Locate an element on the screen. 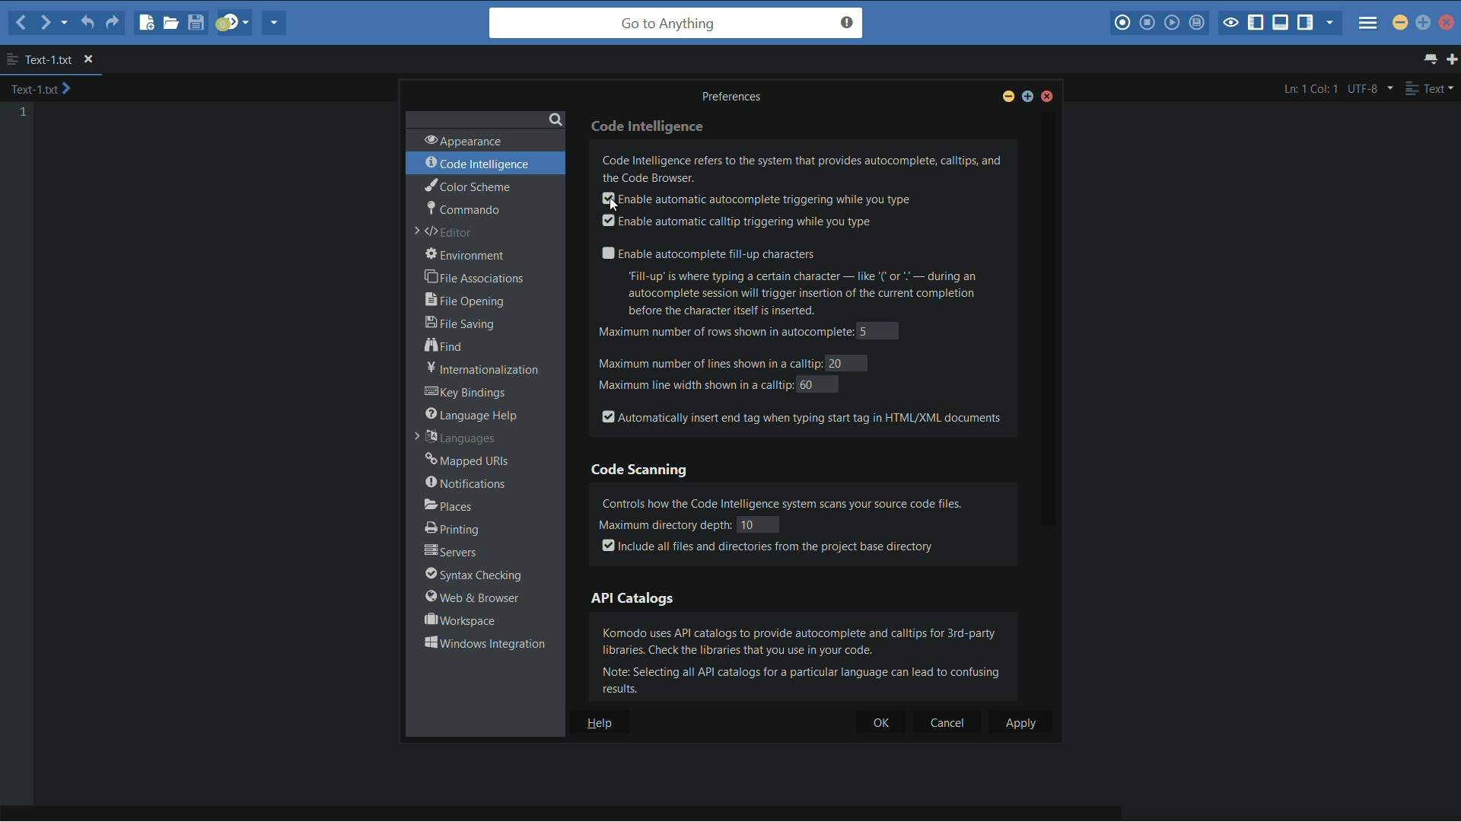 This screenshot has height=822, width=1461. 10 is located at coordinates (758, 524).